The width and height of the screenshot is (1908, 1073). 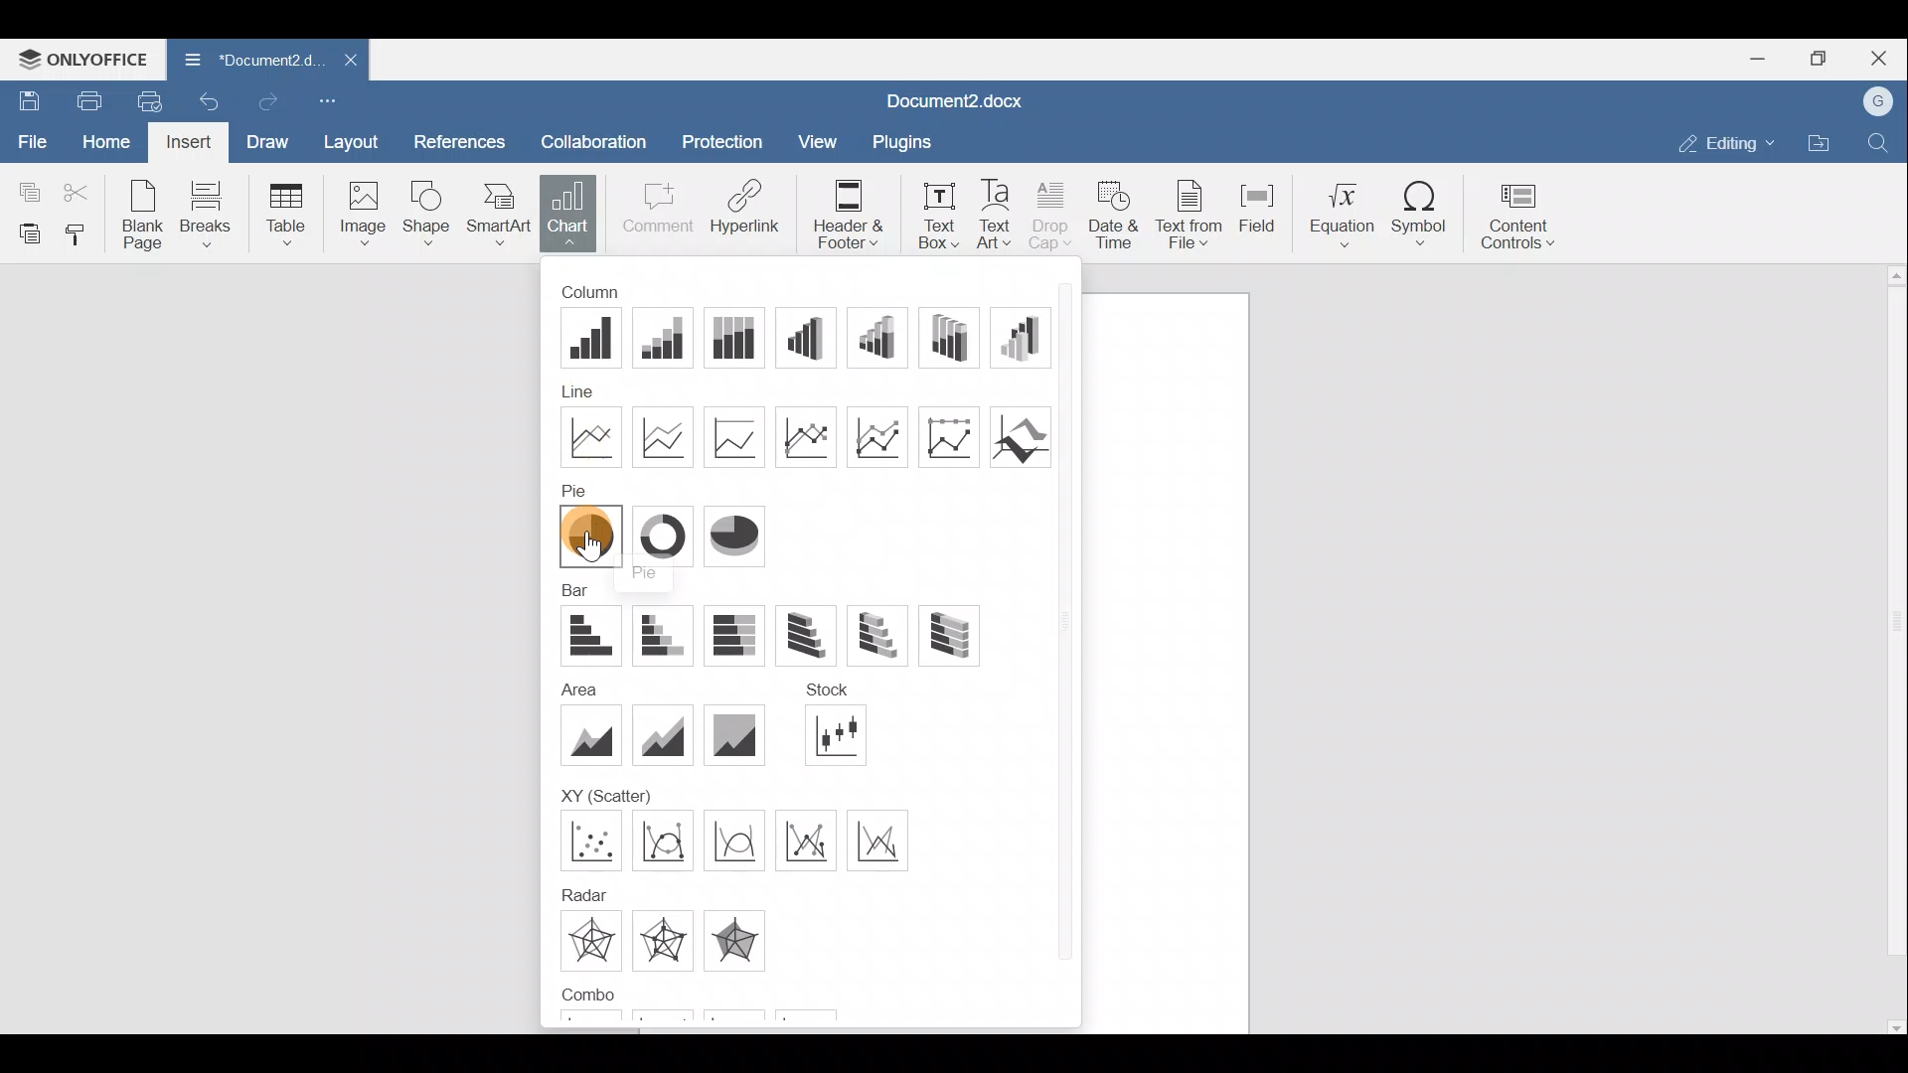 I want to click on Comment, so click(x=654, y=209).